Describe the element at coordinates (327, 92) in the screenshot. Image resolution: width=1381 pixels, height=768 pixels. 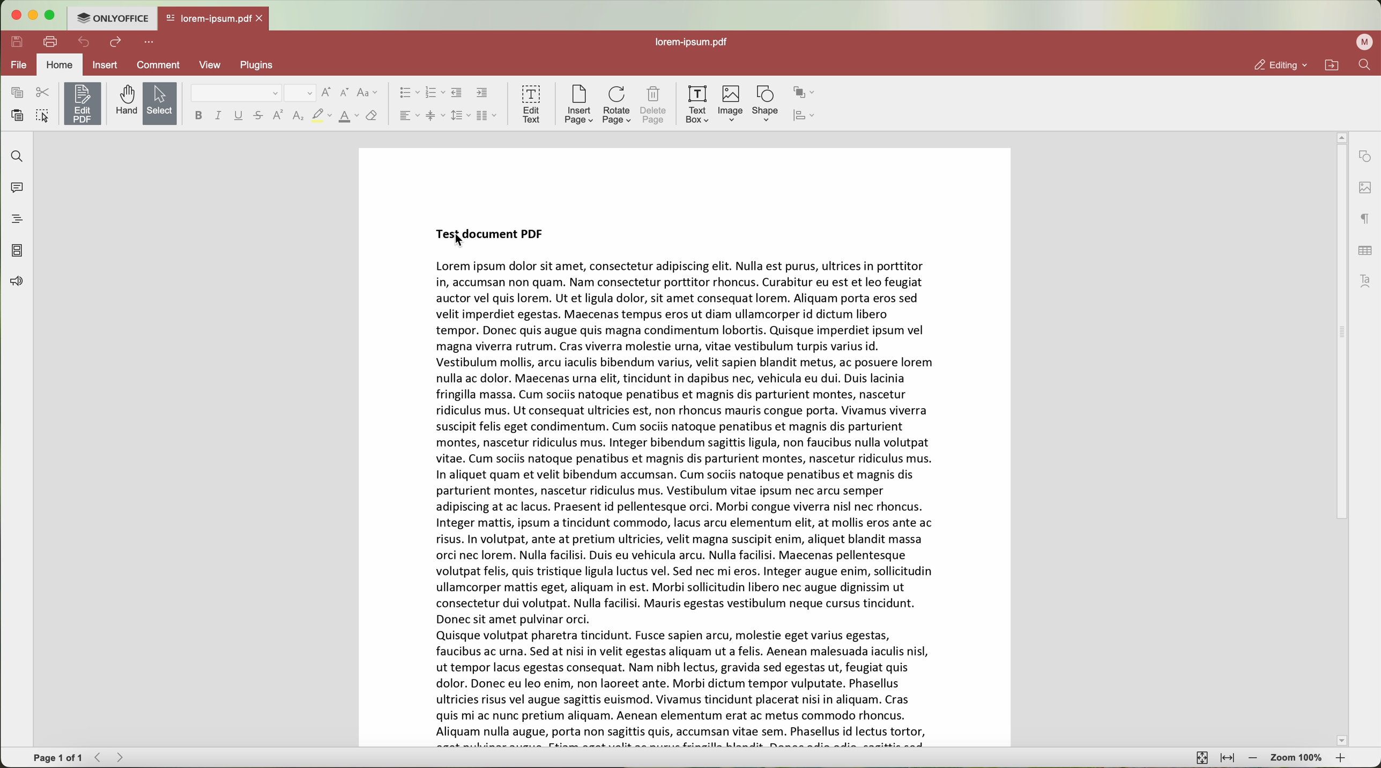
I see `increment font size` at that location.